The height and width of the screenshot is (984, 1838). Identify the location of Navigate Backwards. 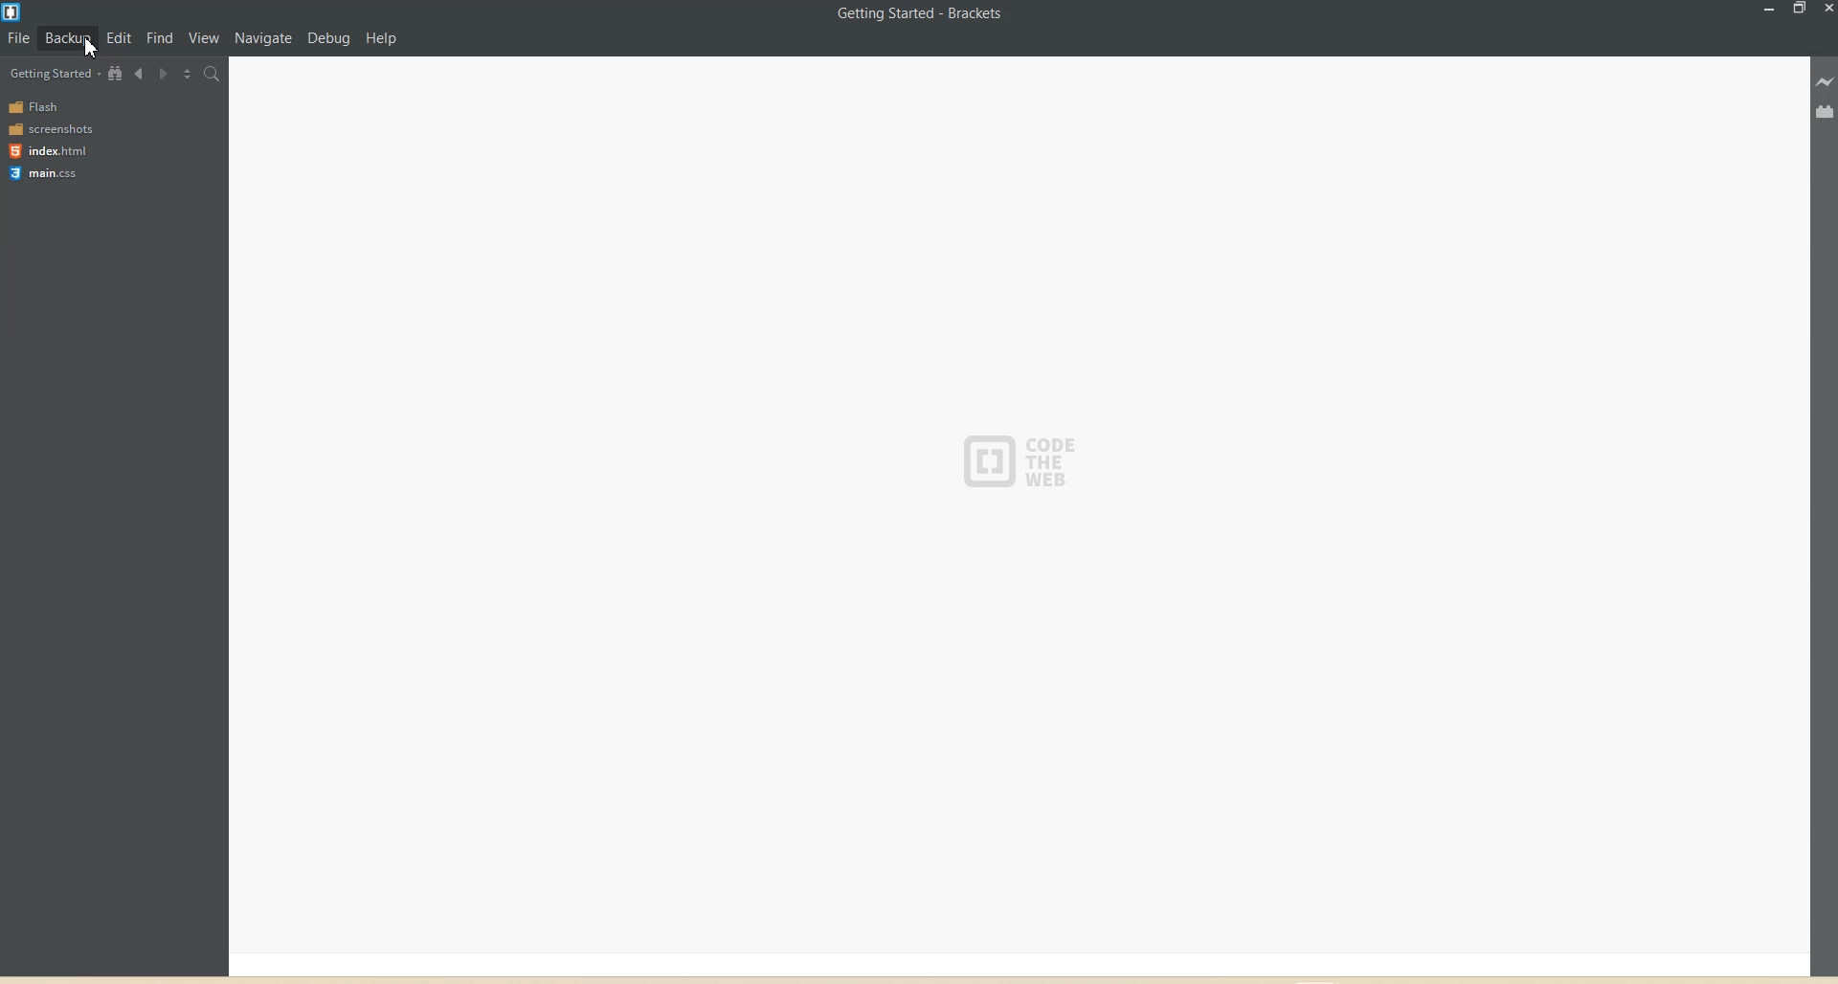
(140, 72).